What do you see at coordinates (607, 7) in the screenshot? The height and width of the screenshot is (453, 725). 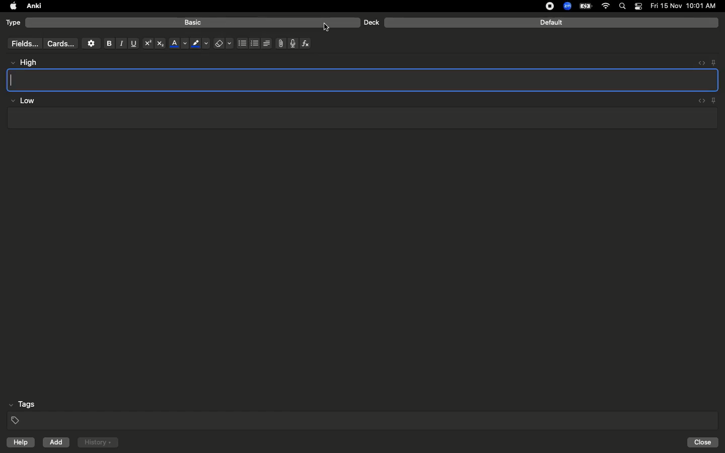 I see `Internet` at bounding box center [607, 7].